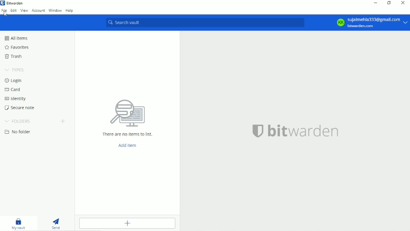  I want to click on No folder, so click(18, 132).